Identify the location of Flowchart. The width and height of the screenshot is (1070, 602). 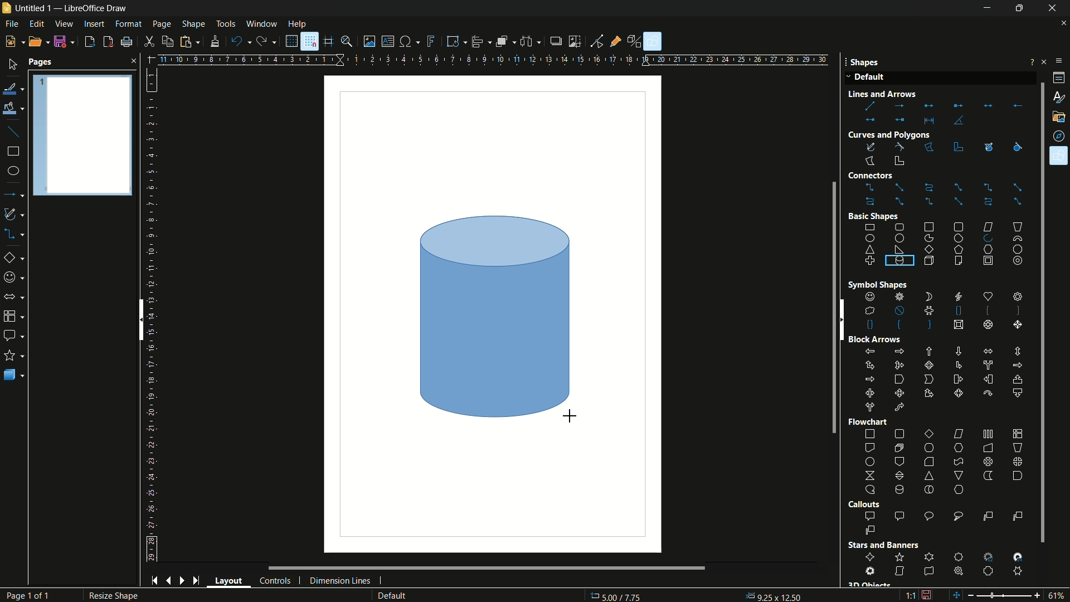
(869, 422).